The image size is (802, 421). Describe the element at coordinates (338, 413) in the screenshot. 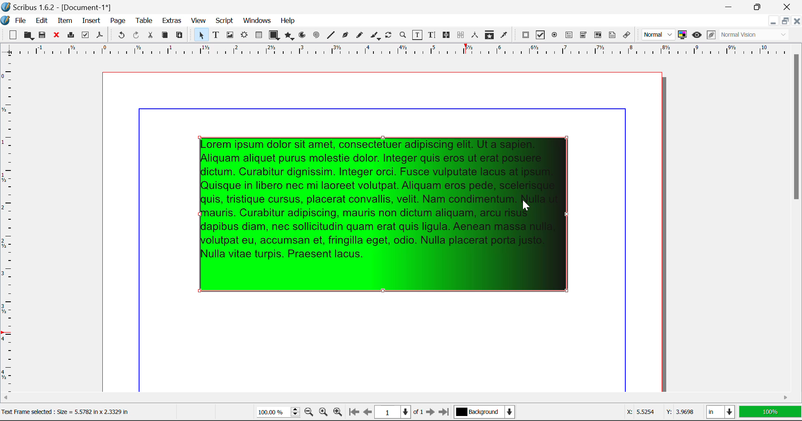

I see `Zoom In` at that location.